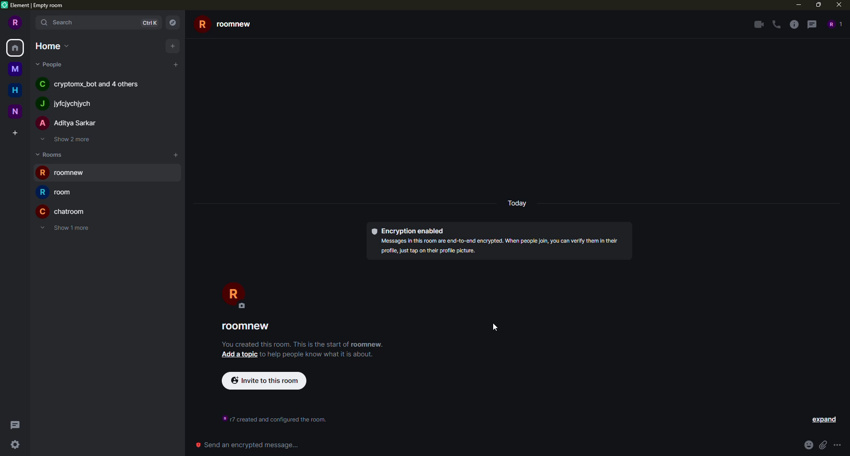 Image resolution: width=850 pixels, height=456 pixels. I want to click on cursor, so click(495, 329).